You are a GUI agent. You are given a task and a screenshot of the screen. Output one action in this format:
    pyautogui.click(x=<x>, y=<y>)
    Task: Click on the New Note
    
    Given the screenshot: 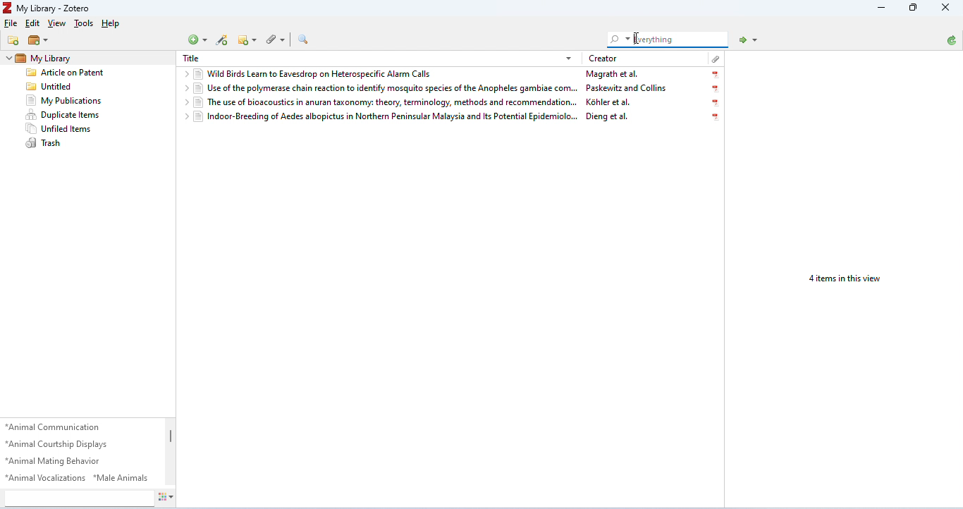 What is the action you would take?
    pyautogui.click(x=247, y=40)
    